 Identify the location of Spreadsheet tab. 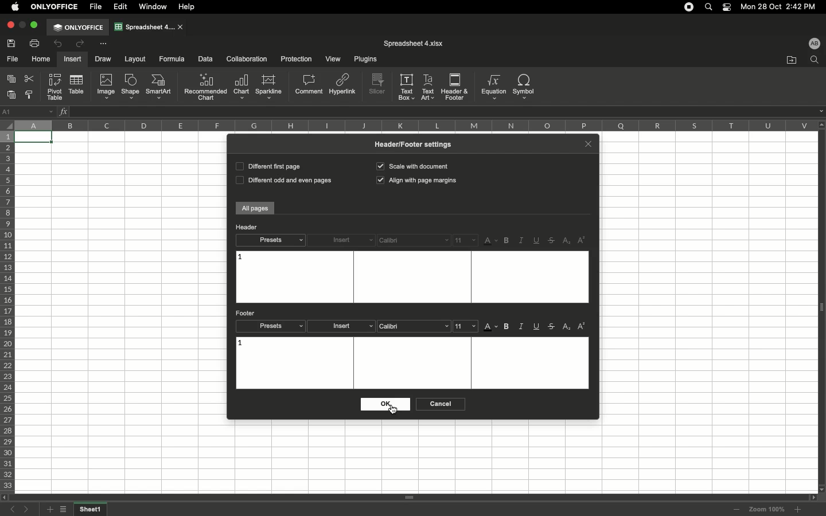
(145, 26).